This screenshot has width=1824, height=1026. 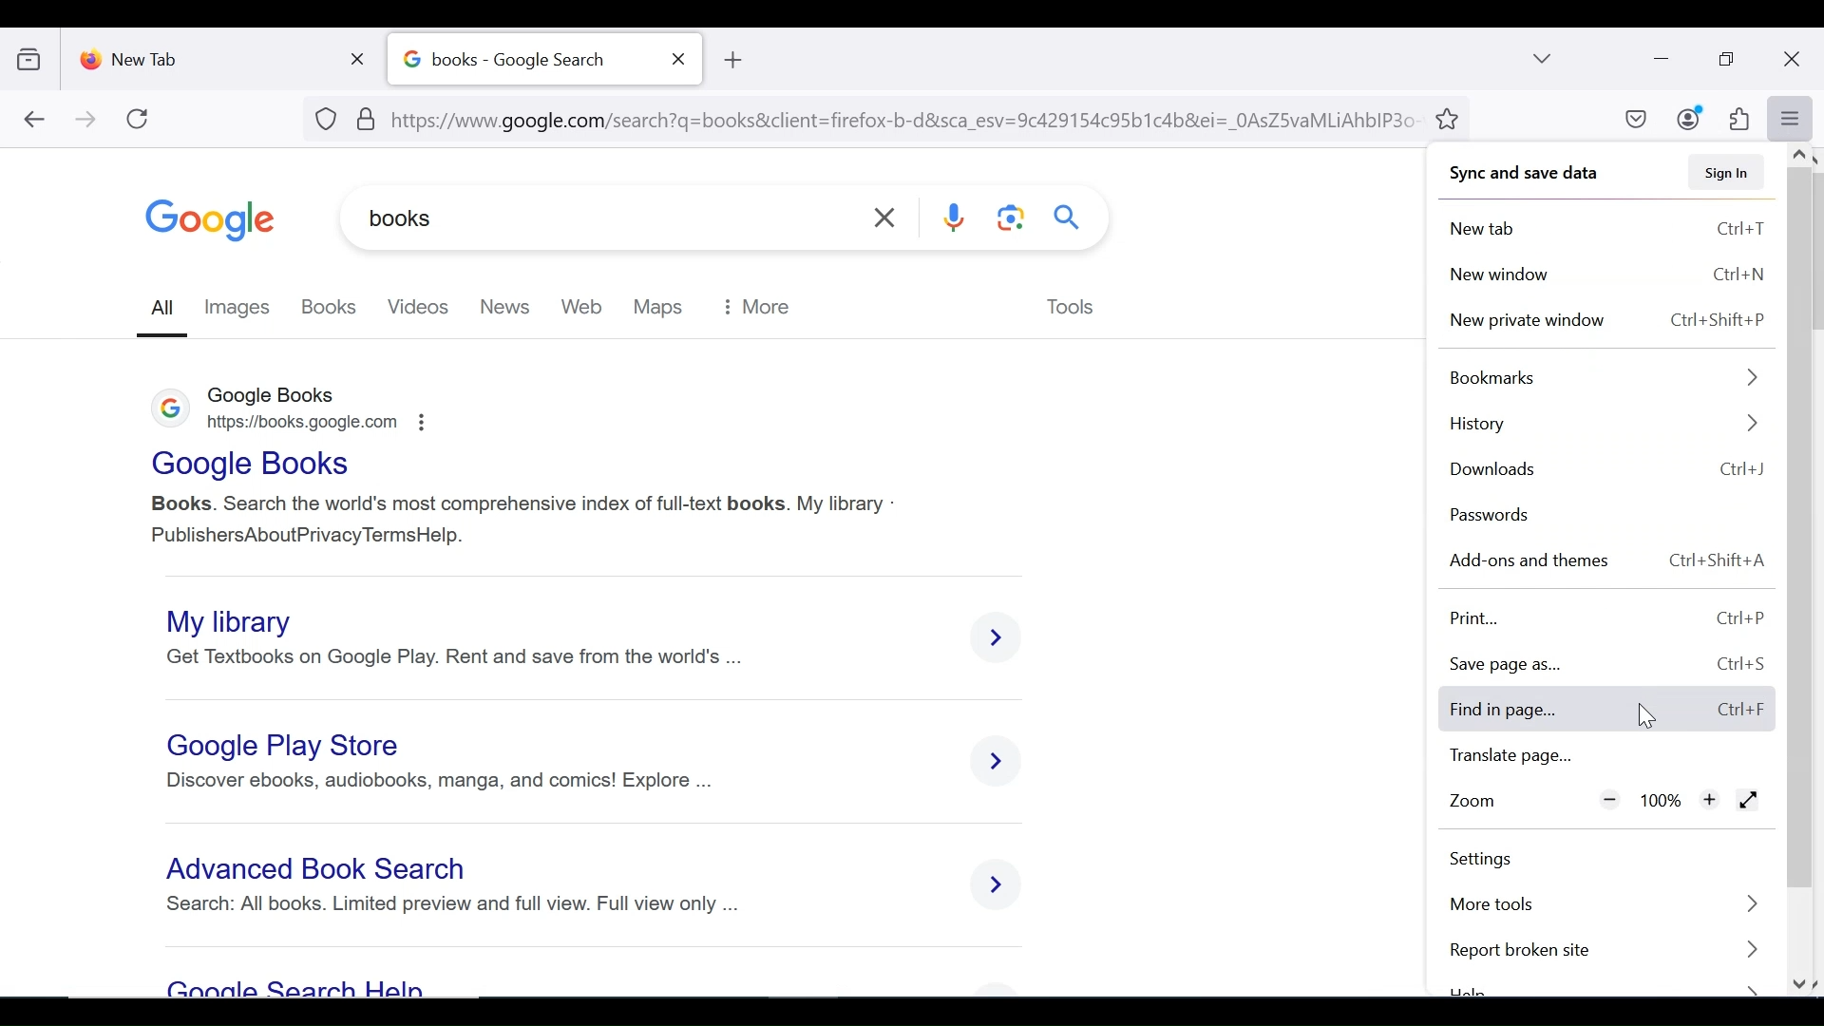 What do you see at coordinates (660, 306) in the screenshot?
I see `maps` at bounding box center [660, 306].